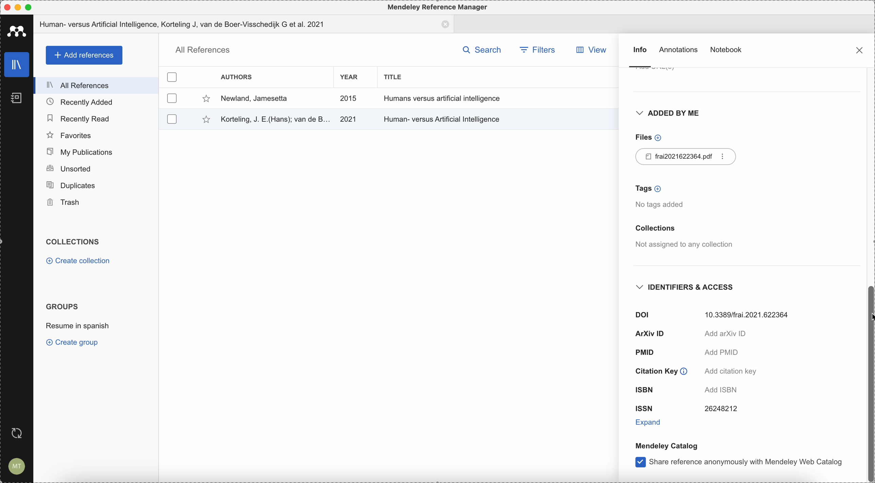  Describe the element at coordinates (692, 389) in the screenshot. I see `ISBN add ISBN` at that location.